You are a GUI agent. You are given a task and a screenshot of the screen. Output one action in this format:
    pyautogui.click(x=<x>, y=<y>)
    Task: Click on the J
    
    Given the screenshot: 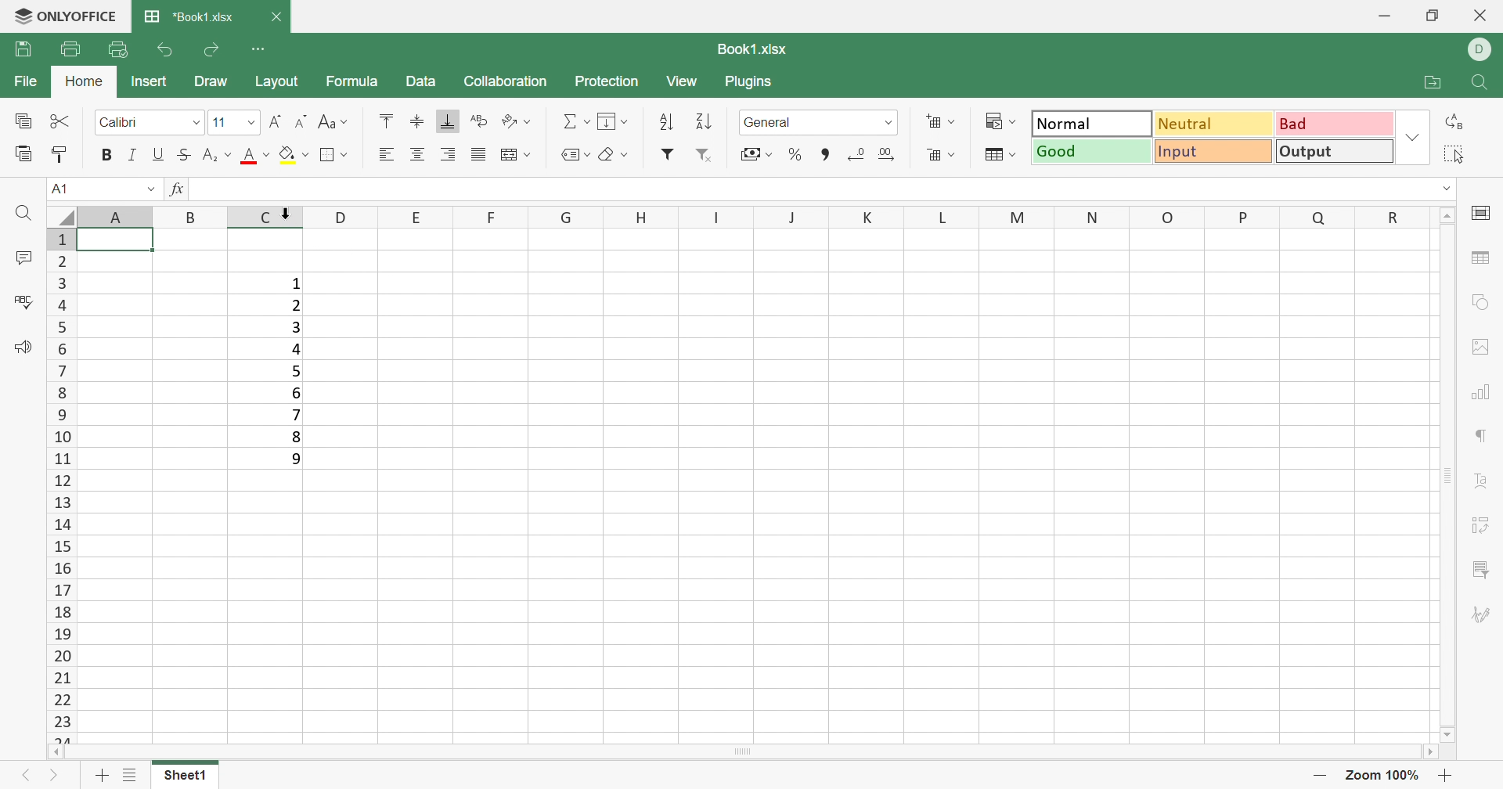 What is the action you would take?
    pyautogui.click(x=792, y=218)
    